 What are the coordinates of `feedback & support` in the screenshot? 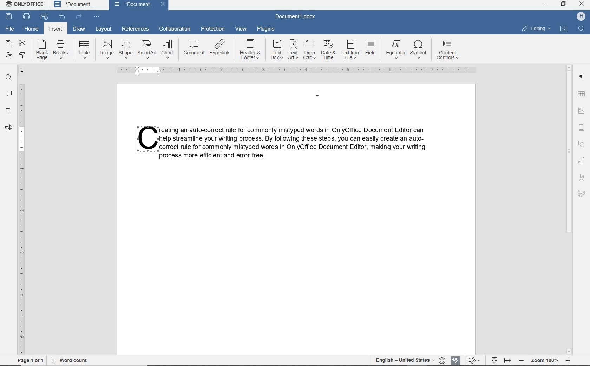 It's located at (9, 128).